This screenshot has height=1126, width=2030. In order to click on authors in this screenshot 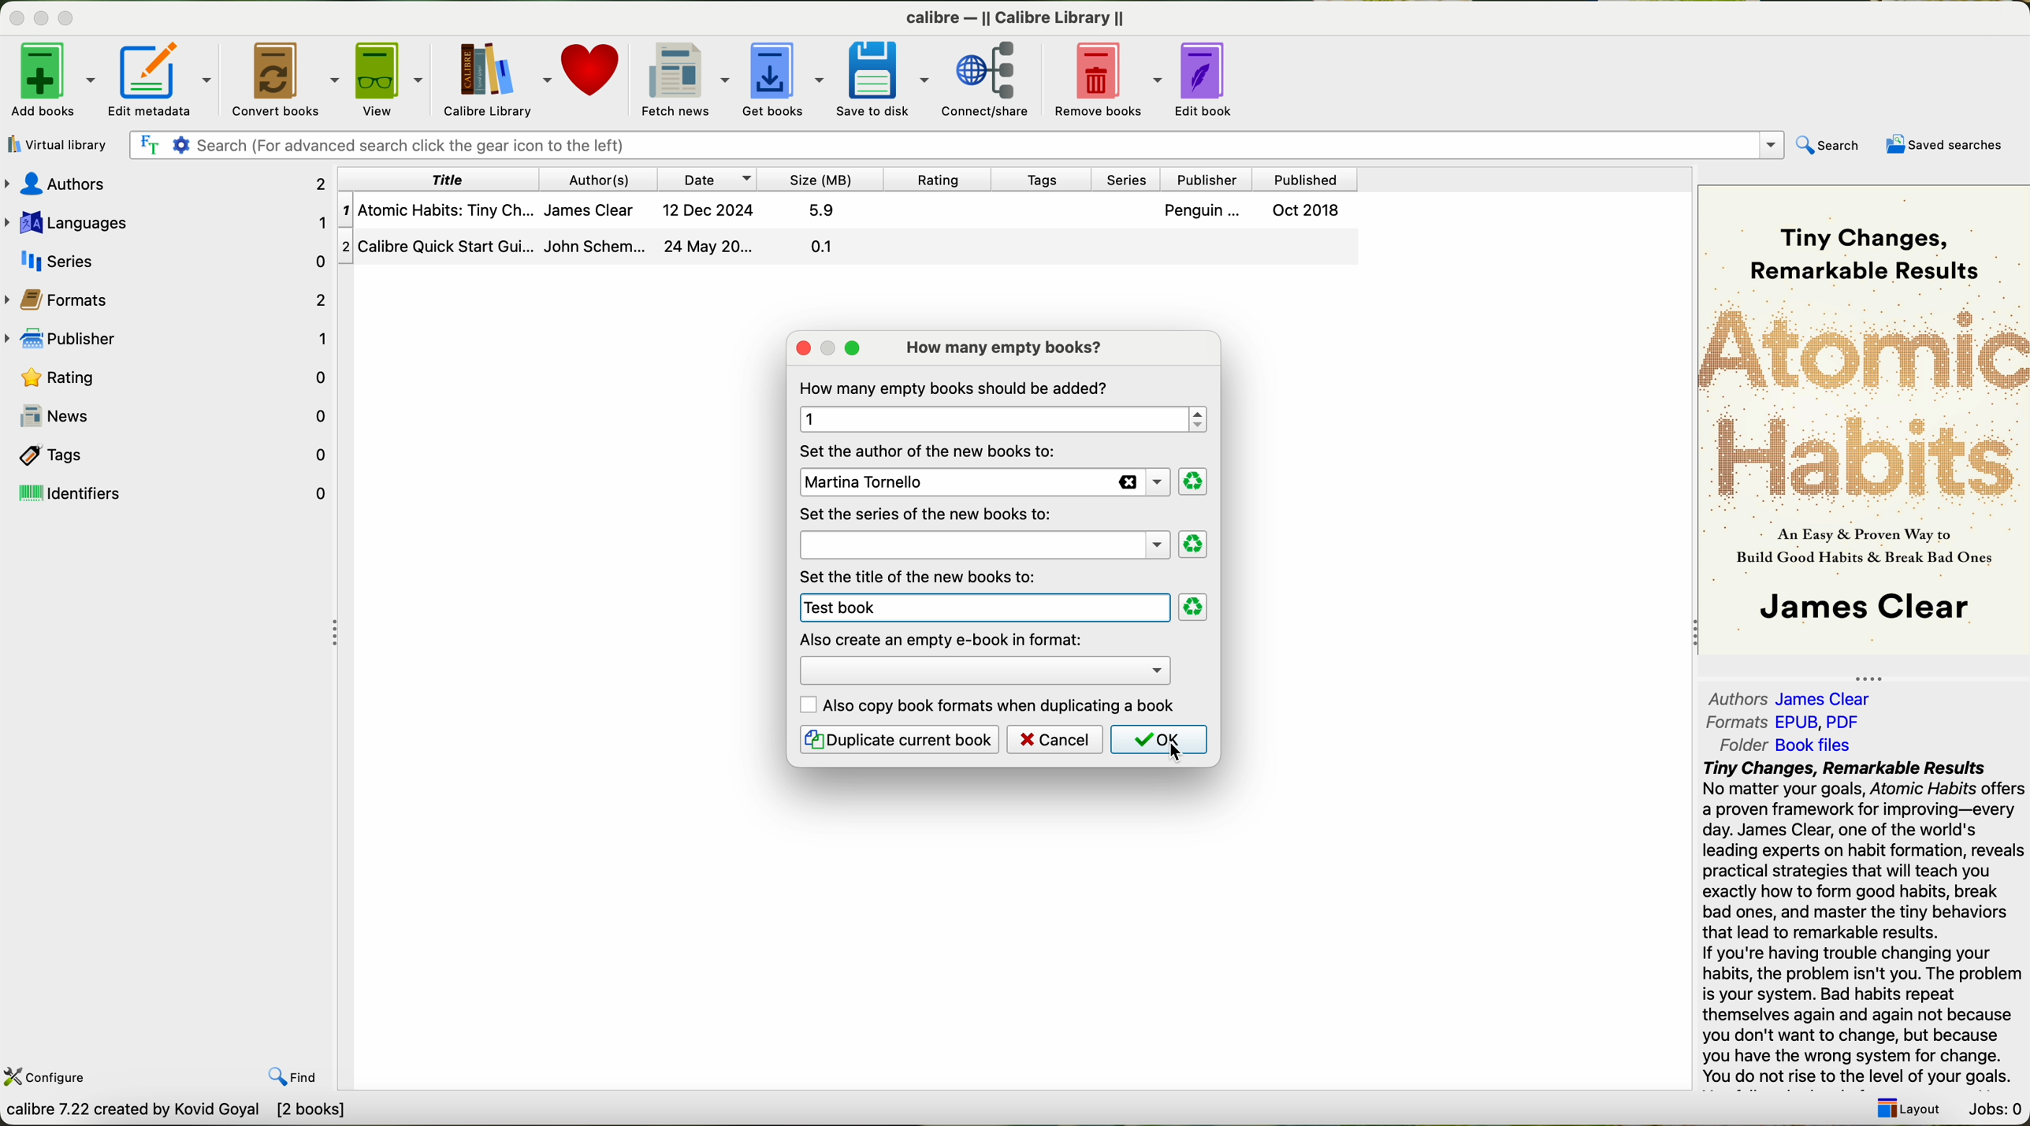, I will do `click(1798, 697)`.